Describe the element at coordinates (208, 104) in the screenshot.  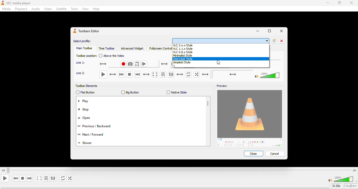
I see `vertical scroll bar` at that location.